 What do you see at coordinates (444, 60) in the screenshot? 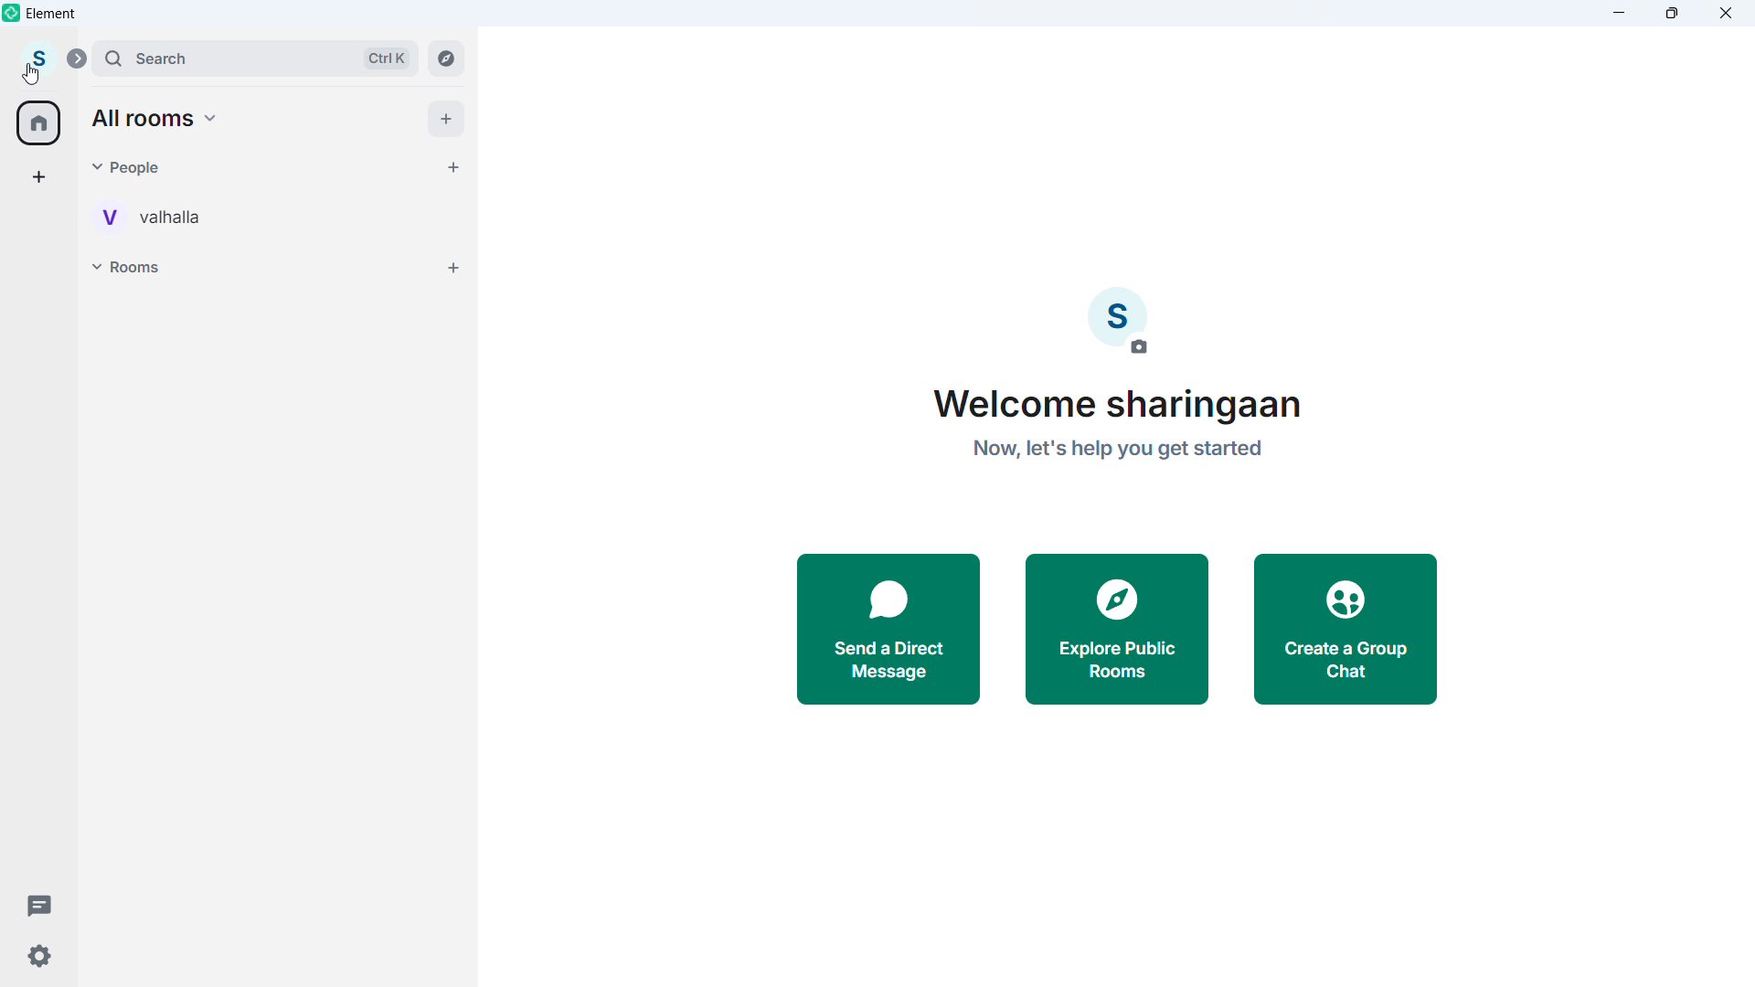
I see `Explore rooms ` at bounding box center [444, 60].